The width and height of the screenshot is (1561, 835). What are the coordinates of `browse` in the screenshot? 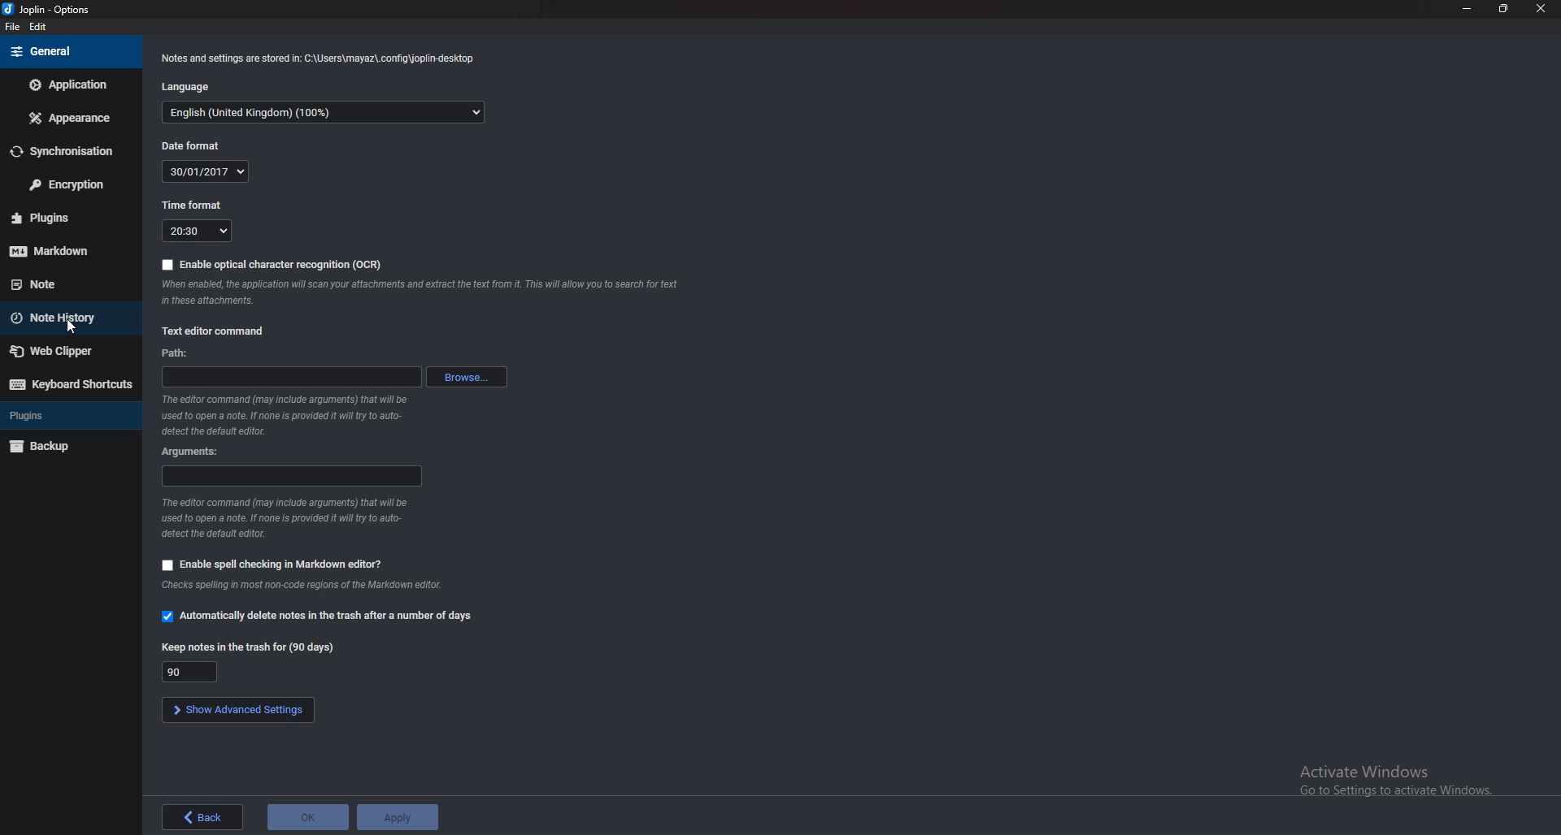 It's located at (471, 376).